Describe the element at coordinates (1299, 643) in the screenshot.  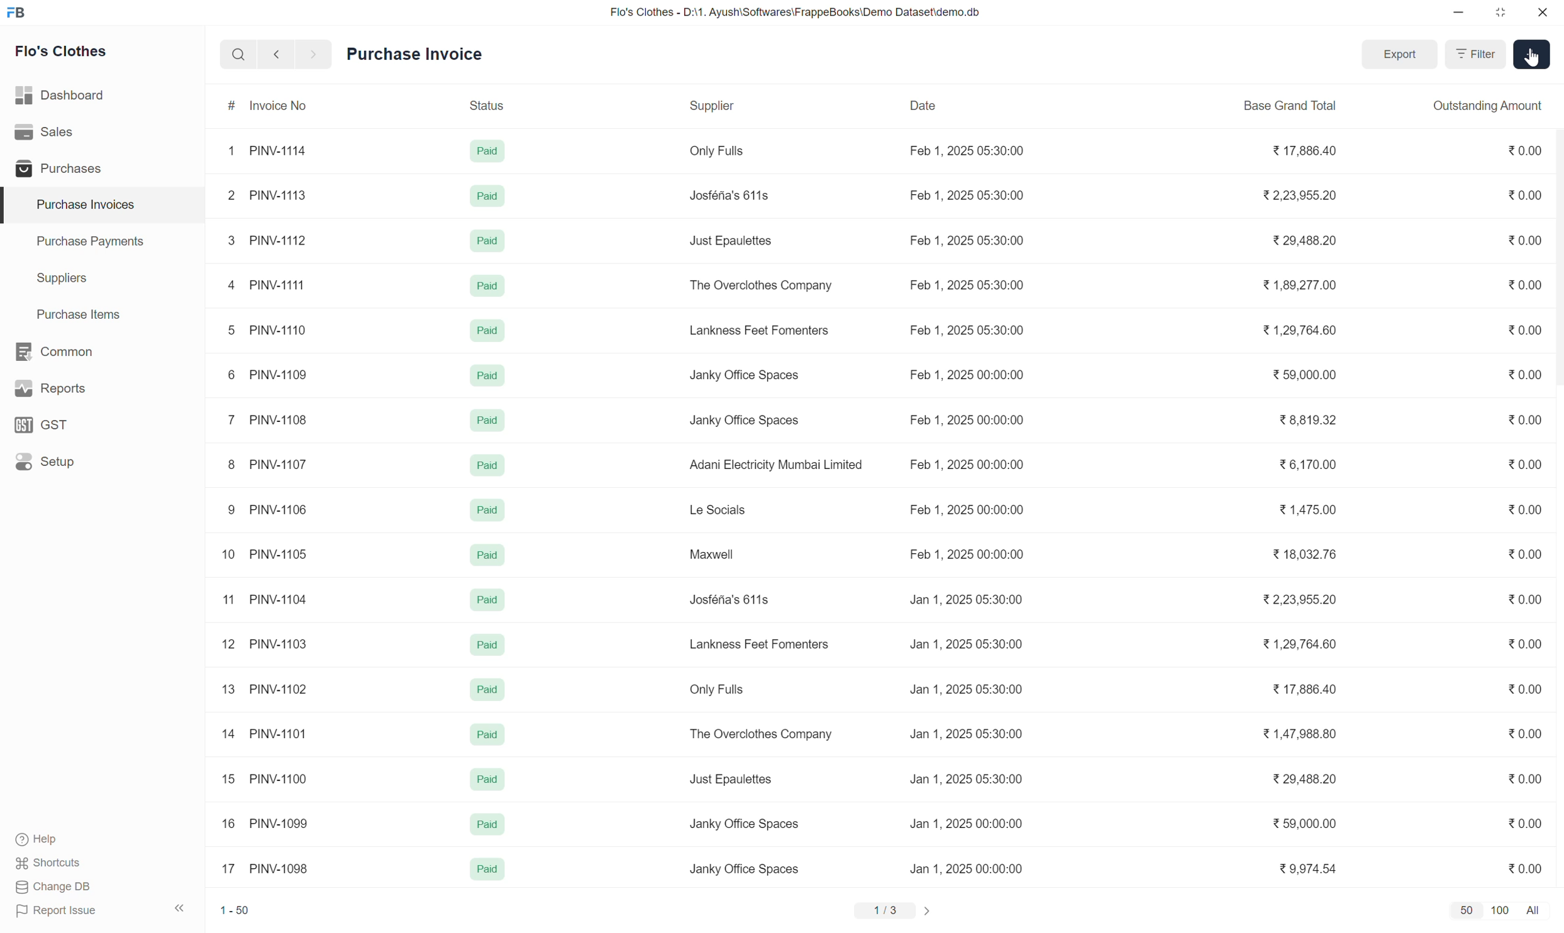
I see `1,29,764.60` at that location.